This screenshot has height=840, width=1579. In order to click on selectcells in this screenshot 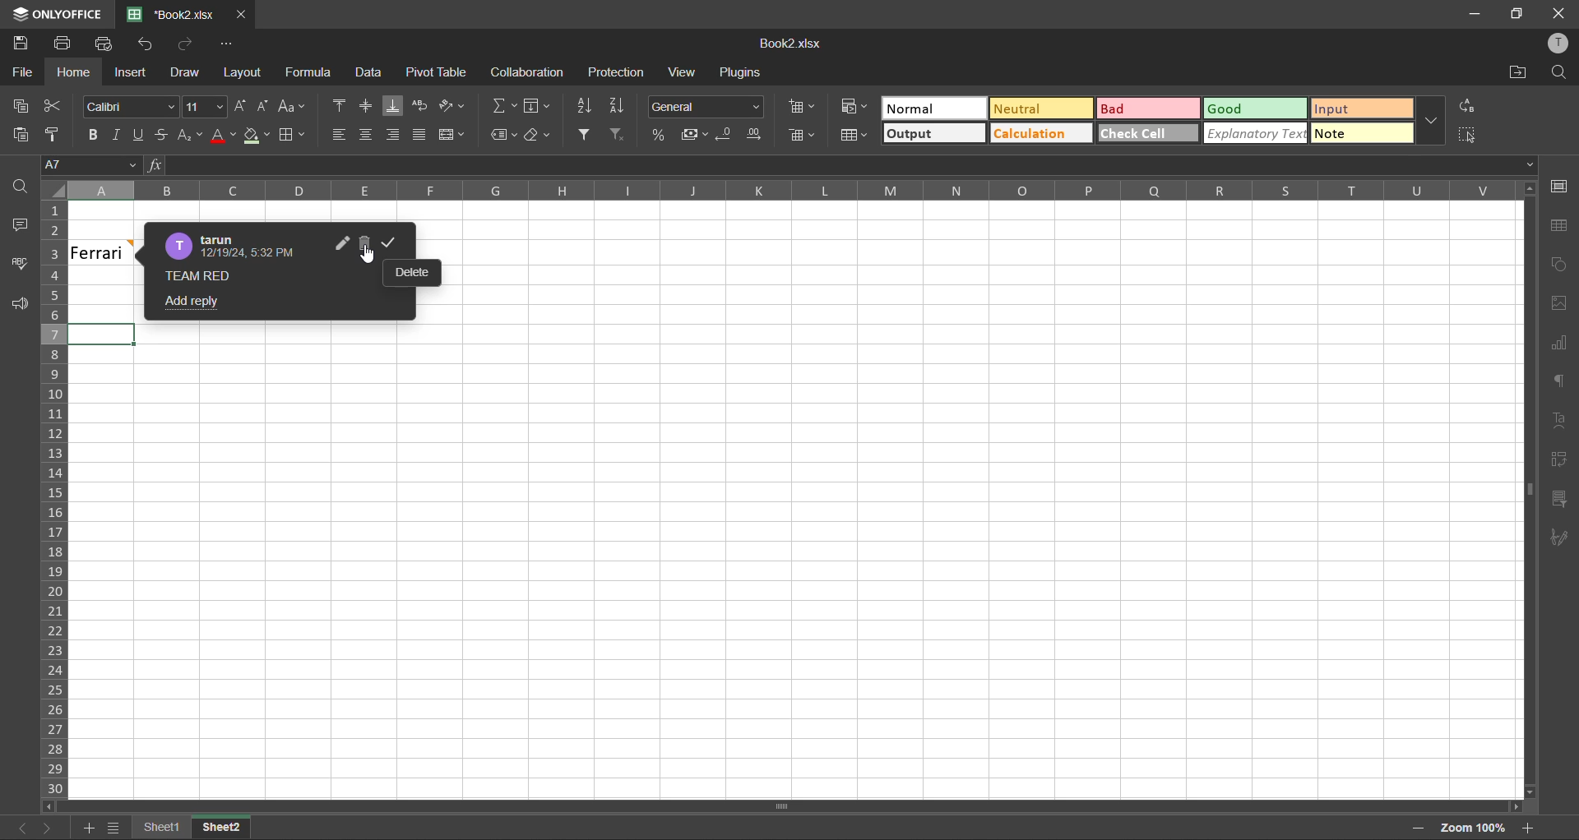, I will do `click(1466, 135)`.